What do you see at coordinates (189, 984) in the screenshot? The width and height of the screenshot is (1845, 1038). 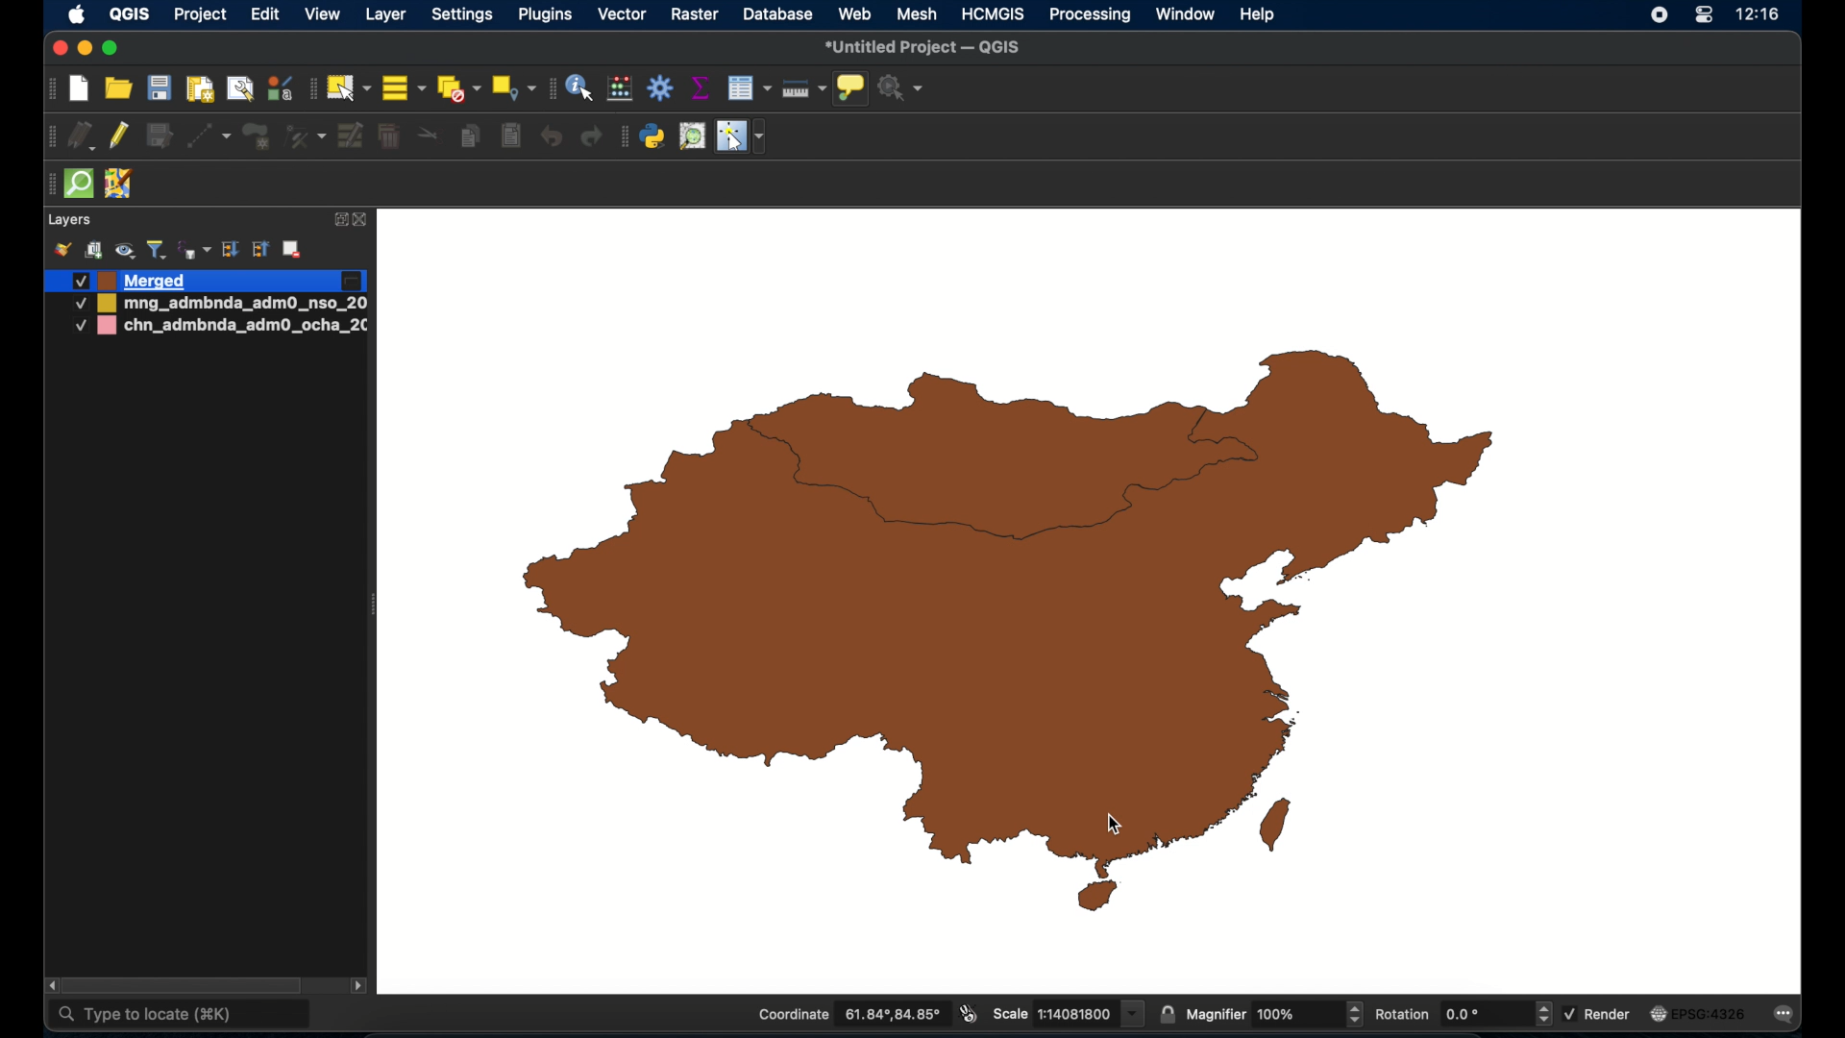 I see `scroll box` at bounding box center [189, 984].